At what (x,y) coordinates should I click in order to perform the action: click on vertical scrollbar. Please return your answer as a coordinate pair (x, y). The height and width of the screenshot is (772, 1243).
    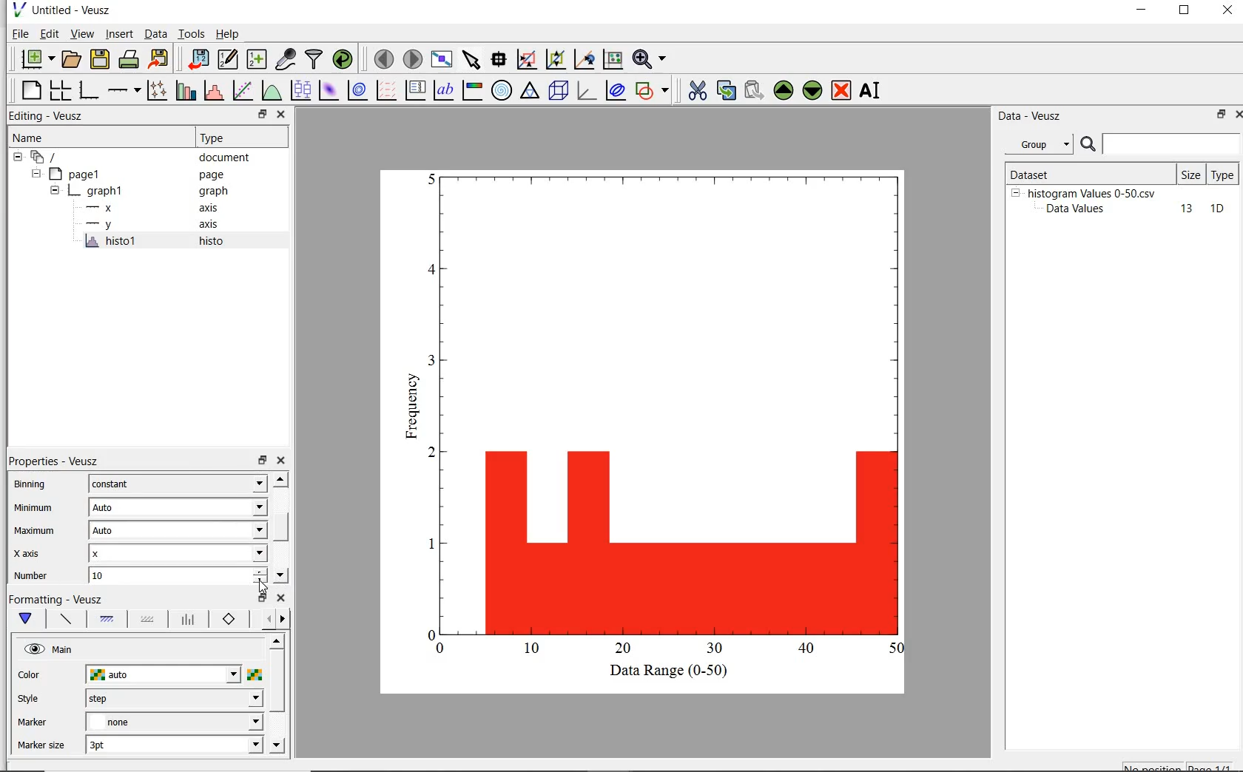
    Looking at the image, I should click on (281, 526).